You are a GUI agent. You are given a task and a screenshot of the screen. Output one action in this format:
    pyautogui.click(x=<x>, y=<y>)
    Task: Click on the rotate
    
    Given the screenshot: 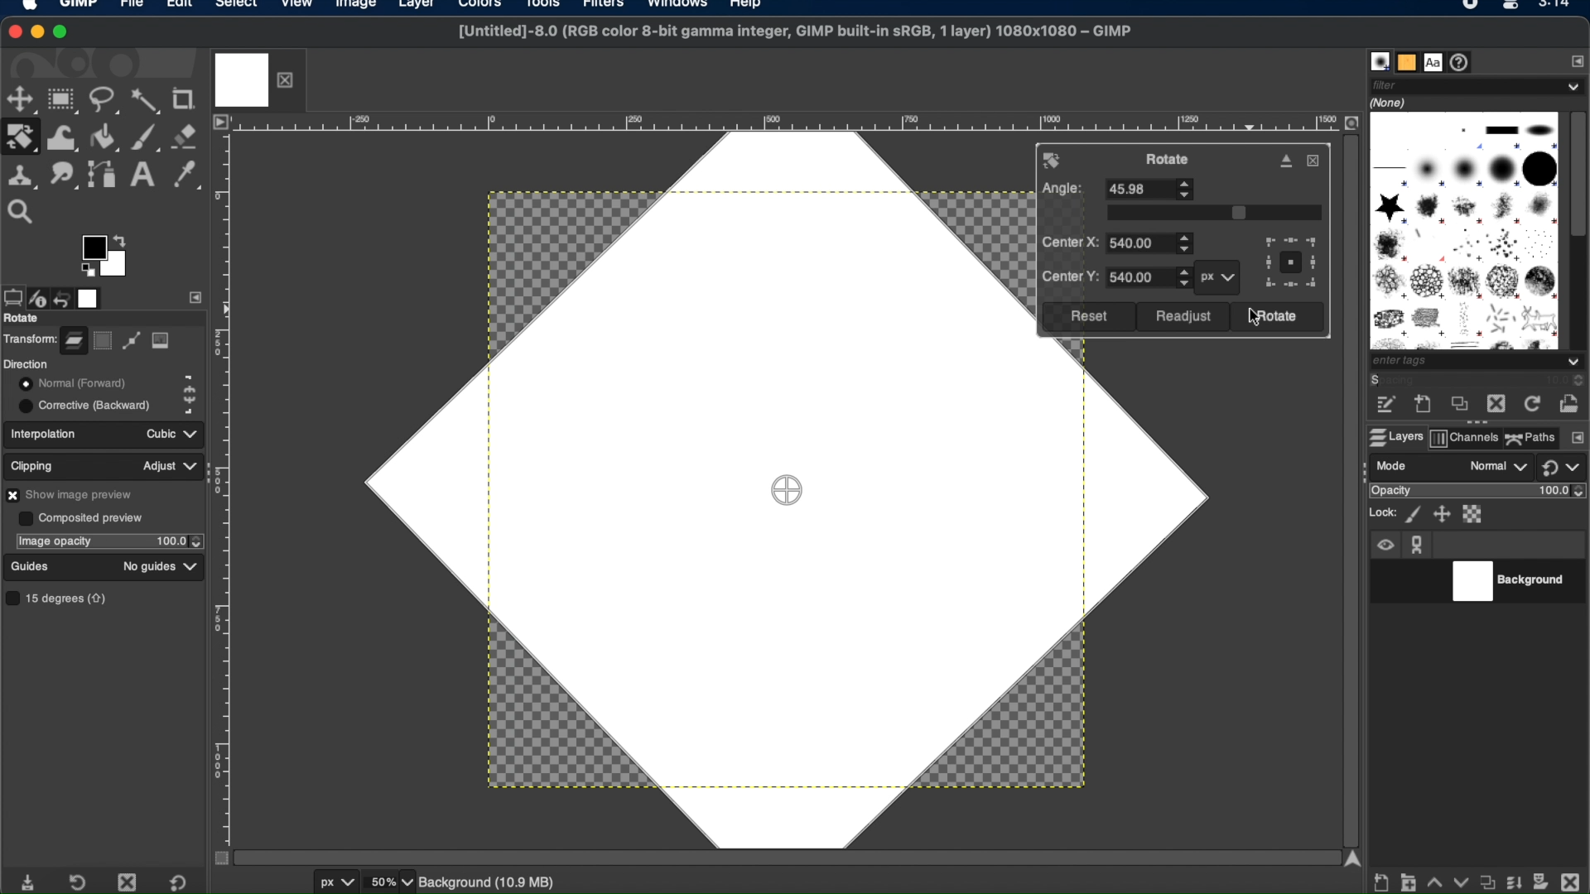 What is the action you would take?
    pyautogui.click(x=1276, y=317)
    